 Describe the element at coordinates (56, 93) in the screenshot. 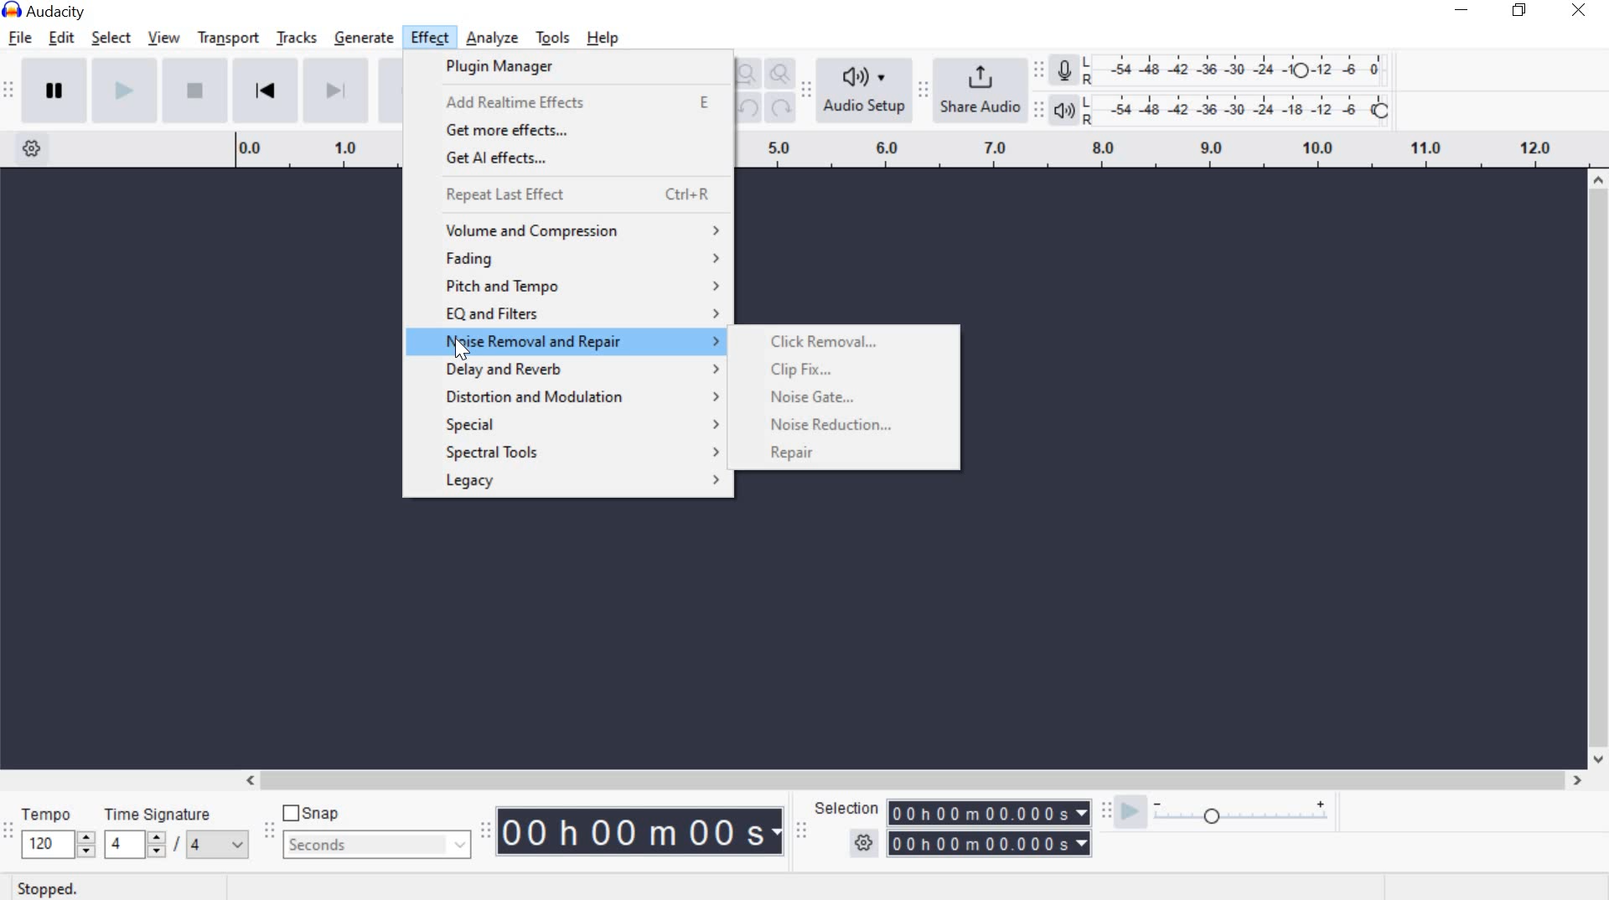

I see `pause` at that location.